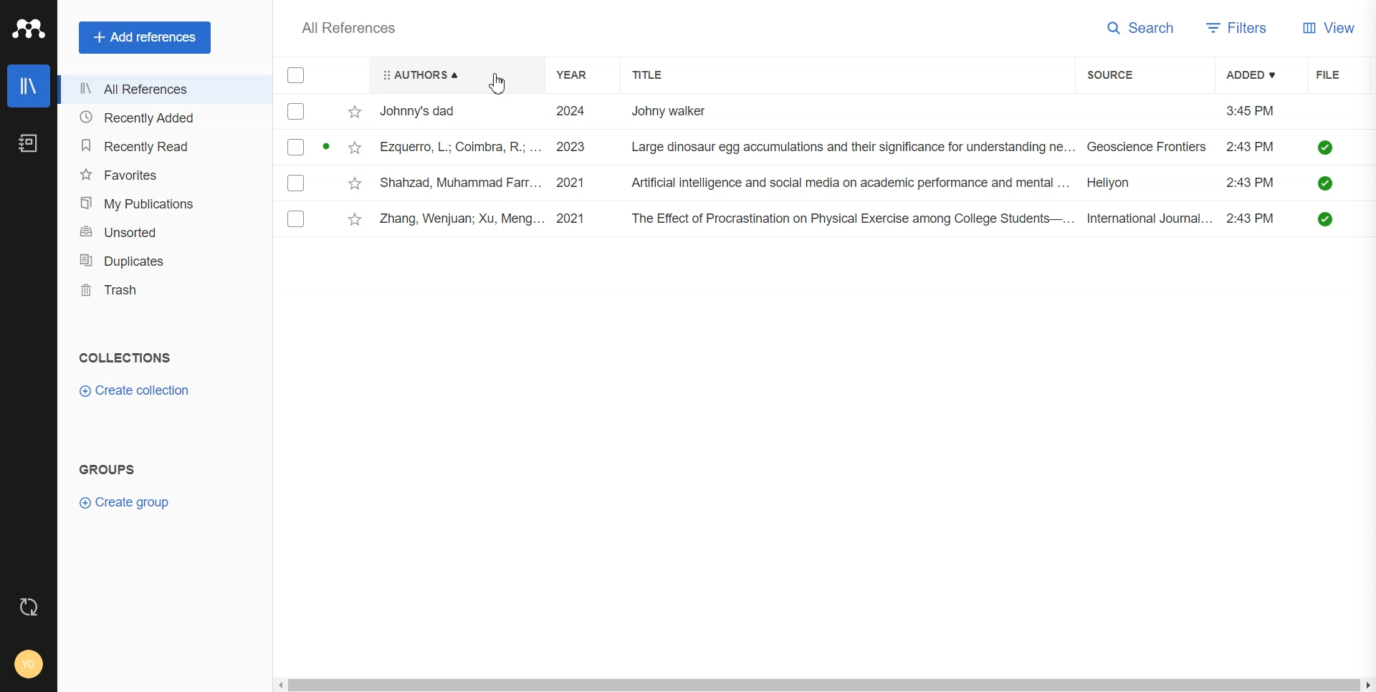  Describe the element at coordinates (1333, 29) in the screenshot. I see `View` at that location.